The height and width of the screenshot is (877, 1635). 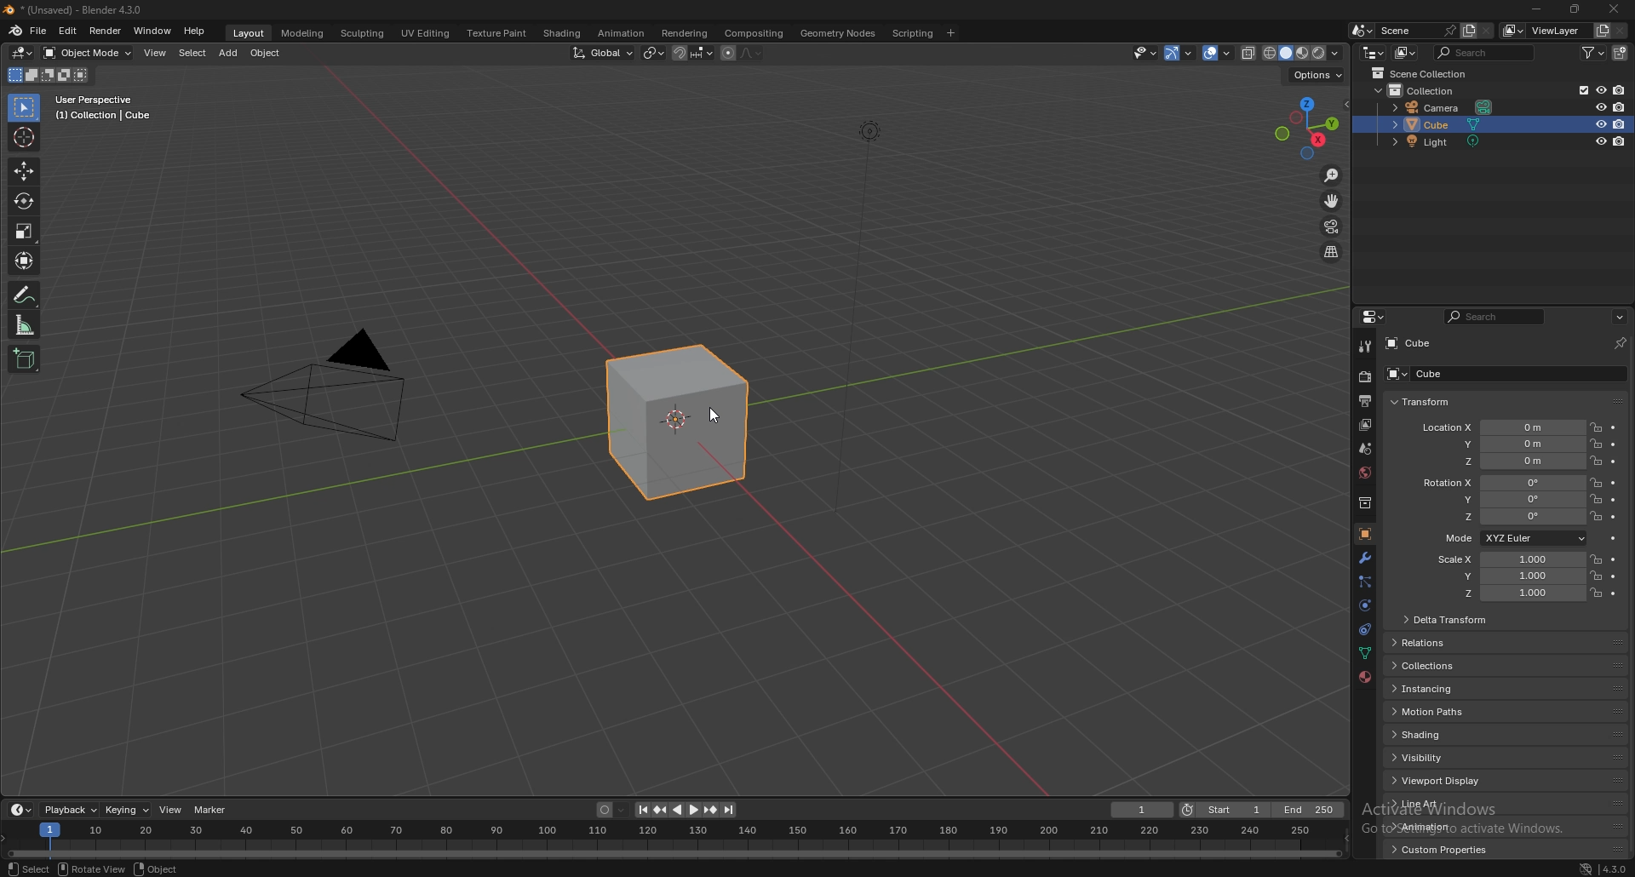 I want to click on show overlay, so click(x=1219, y=53).